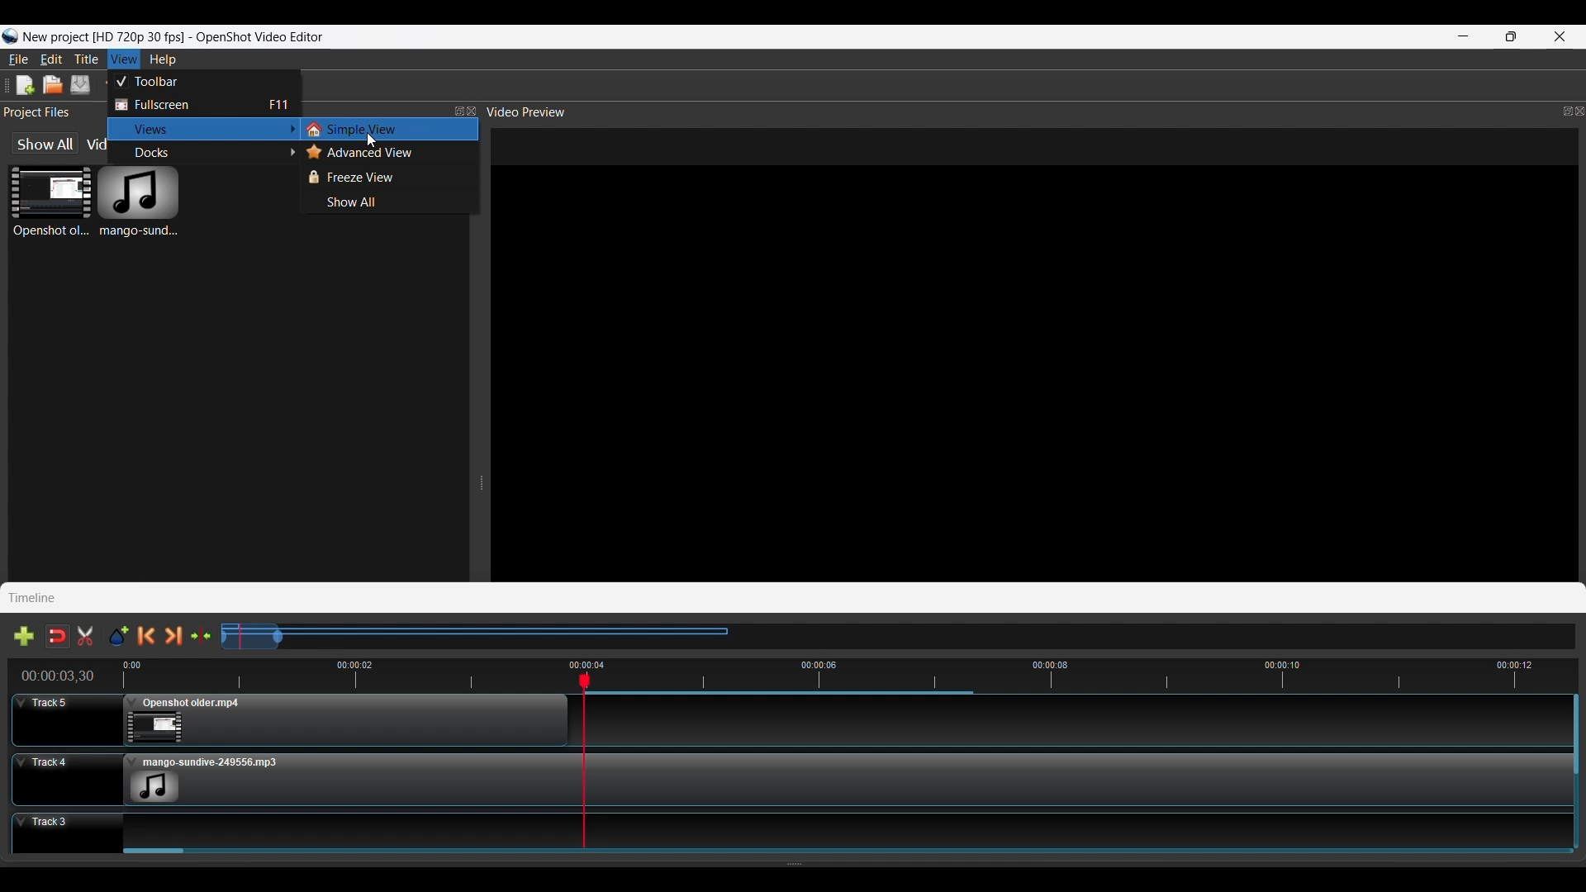 This screenshot has width=1586, height=892. What do you see at coordinates (385, 130) in the screenshot?
I see `Simple View` at bounding box center [385, 130].